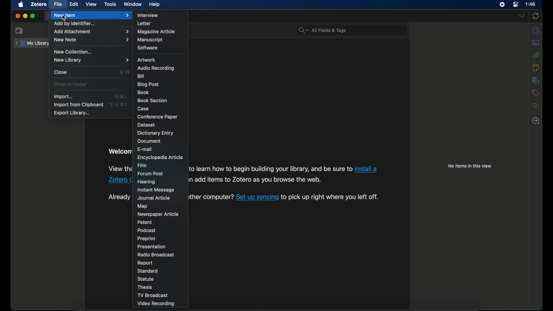 The height and width of the screenshot is (311, 553). What do you see at coordinates (33, 16) in the screenshot?
I see `maximize` at bounding box center [33, 16].